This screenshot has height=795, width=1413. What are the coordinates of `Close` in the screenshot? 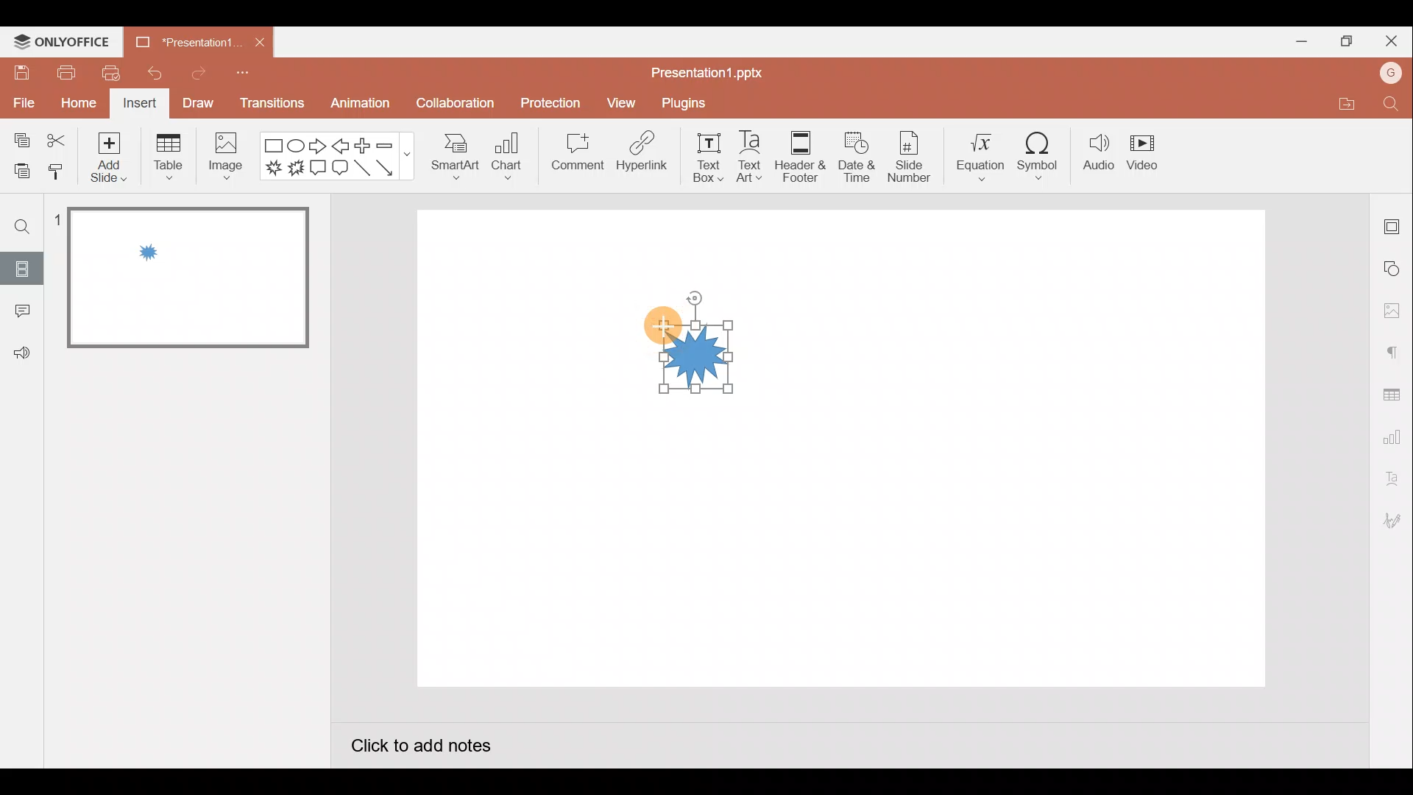 It's located at (1391, 36).